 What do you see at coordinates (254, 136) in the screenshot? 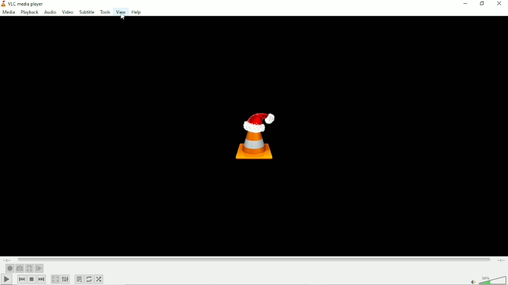
I see `vlc Logo` at bounding box center [254, 136].